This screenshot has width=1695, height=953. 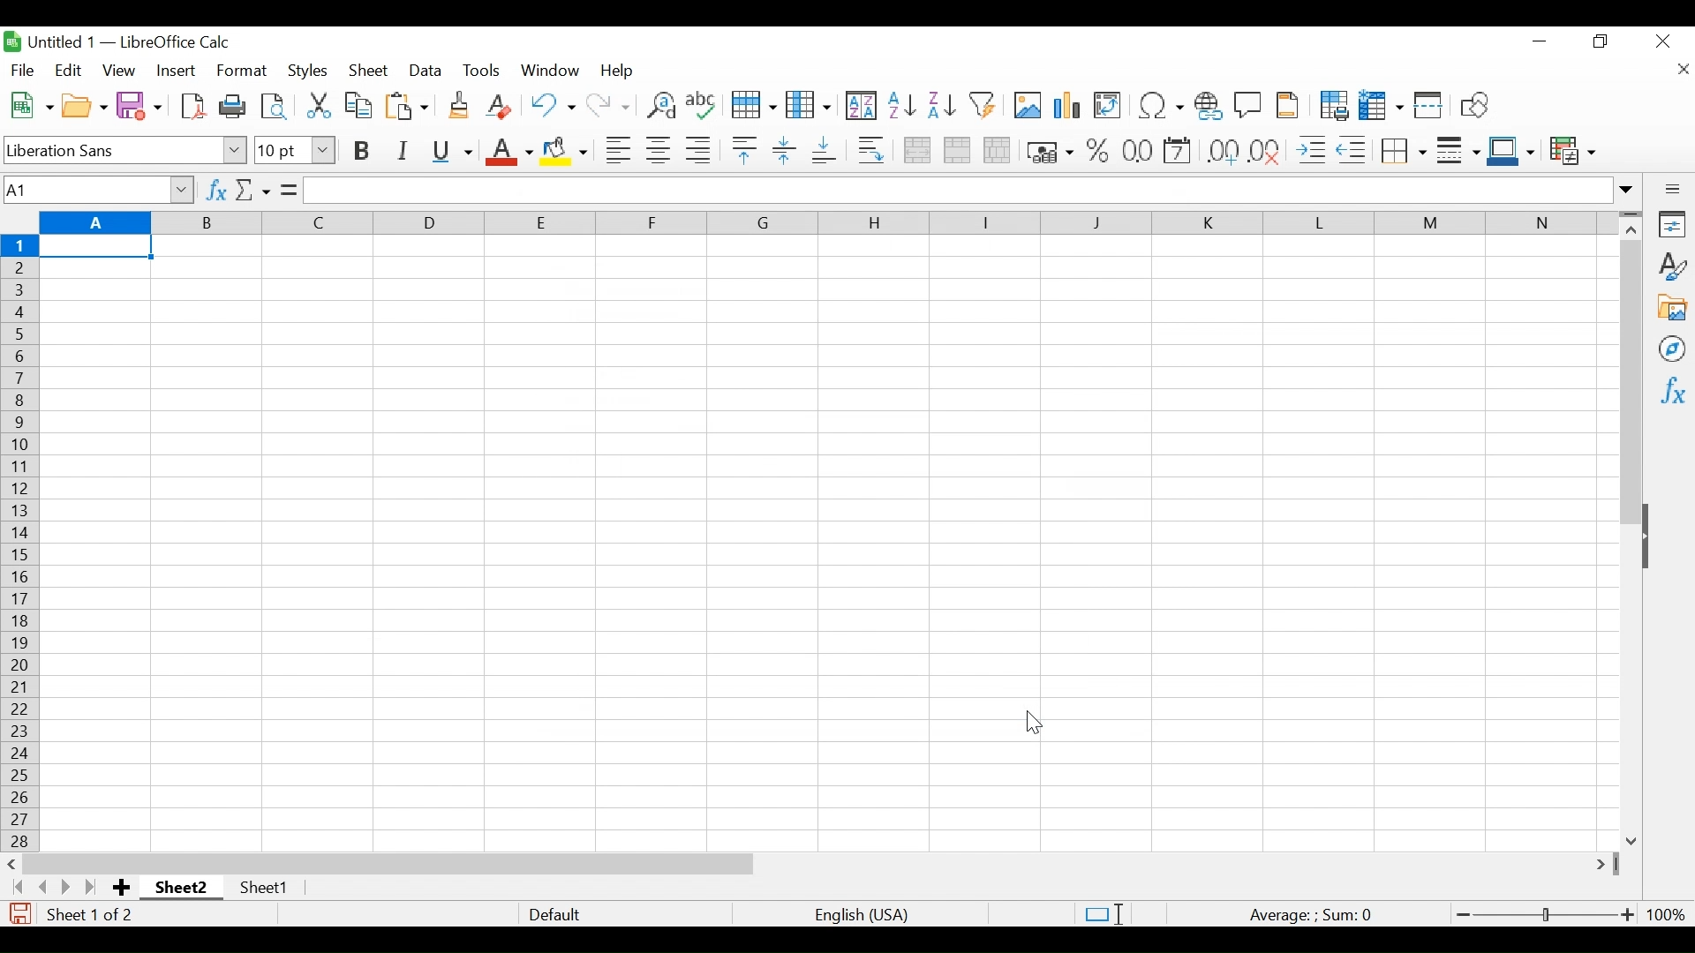 What do you see at coordinates (193, 105) in the screenshot?
I see `Save as PDF` at bounding box center [193, 105].